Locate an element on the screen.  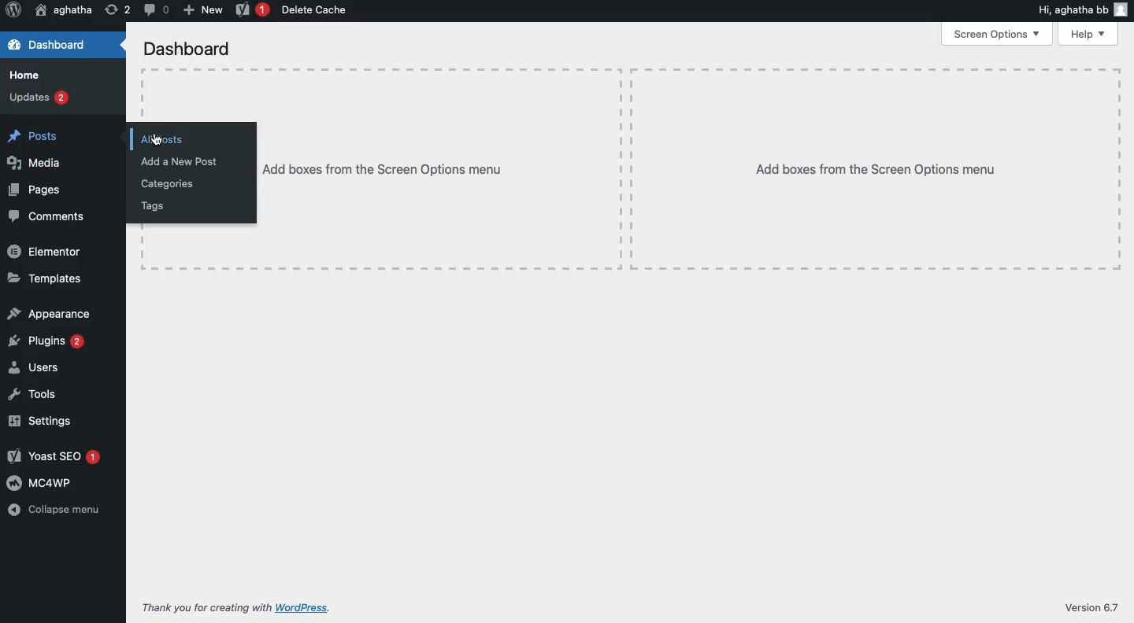
Home aghatha is located at coordinates (63, 10).